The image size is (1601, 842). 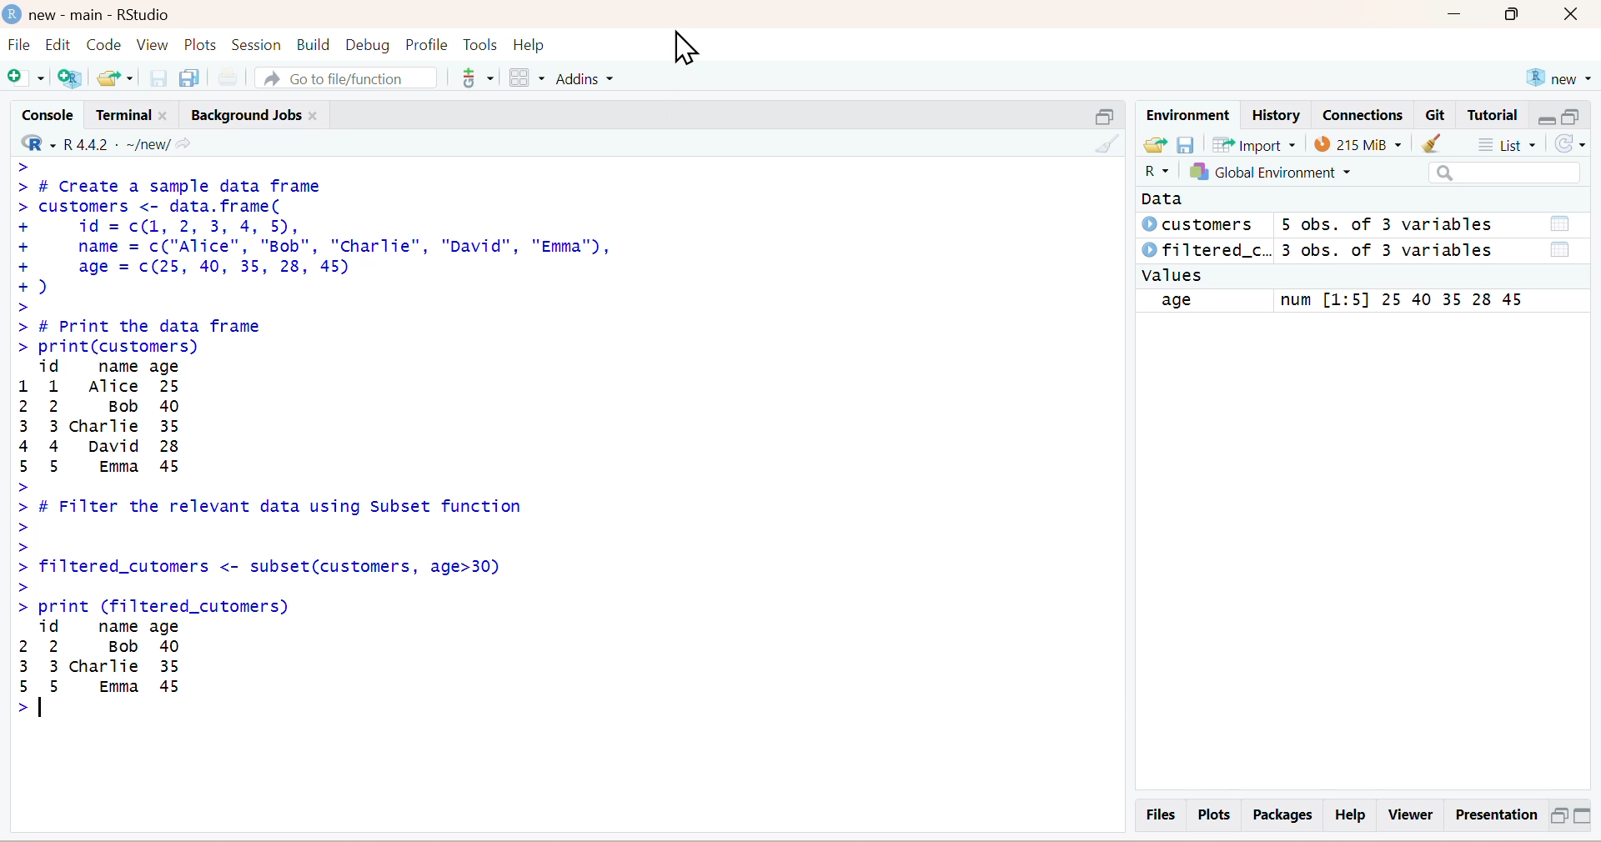 What do you see at coordinates (43, 113) in the screenshot?
I see `Console` at bounding box center [43, 113].